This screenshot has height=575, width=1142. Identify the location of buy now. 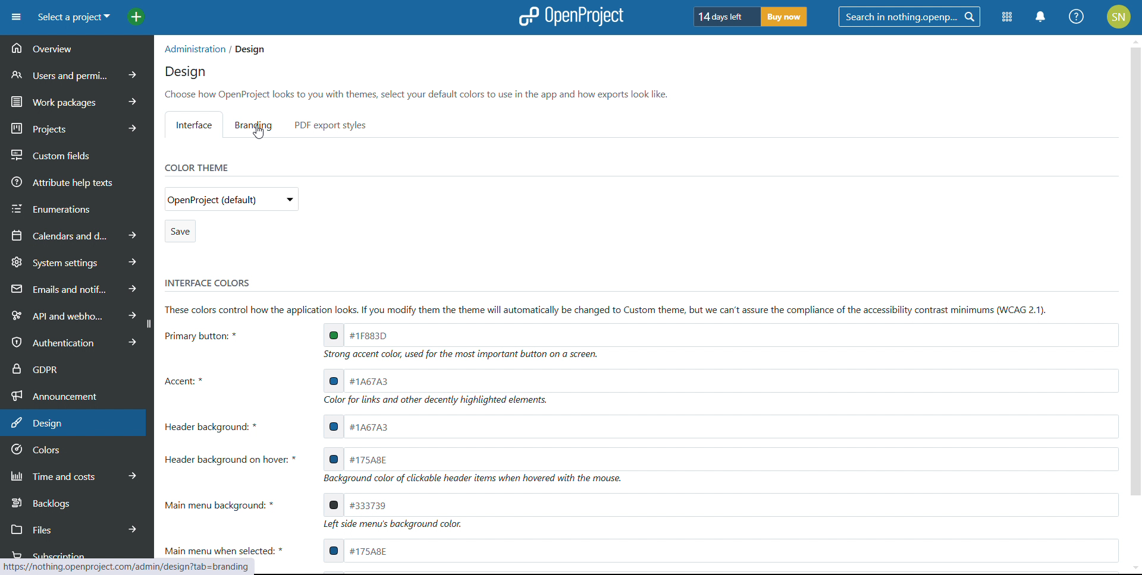
(784, 17).